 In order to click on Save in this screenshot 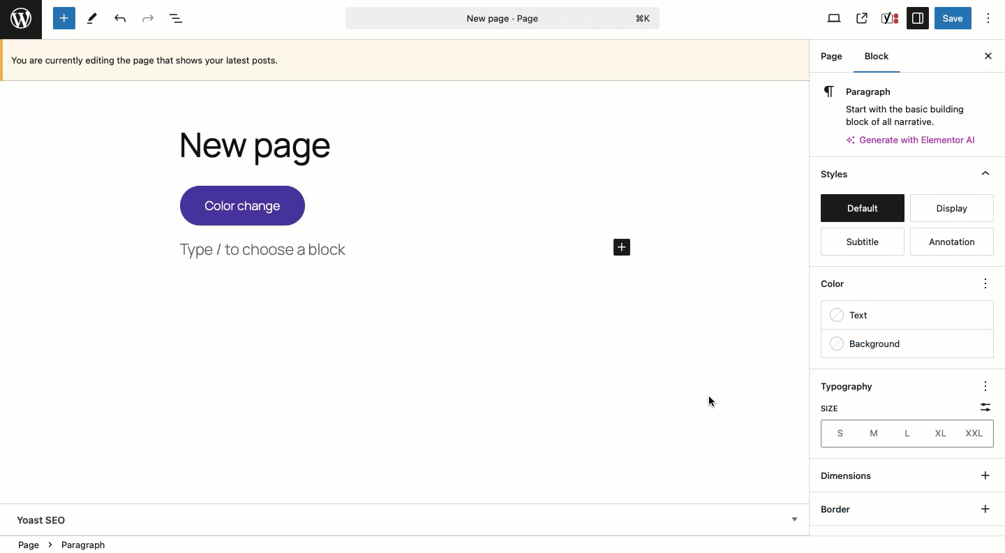, I will do `click(954, 19)`.